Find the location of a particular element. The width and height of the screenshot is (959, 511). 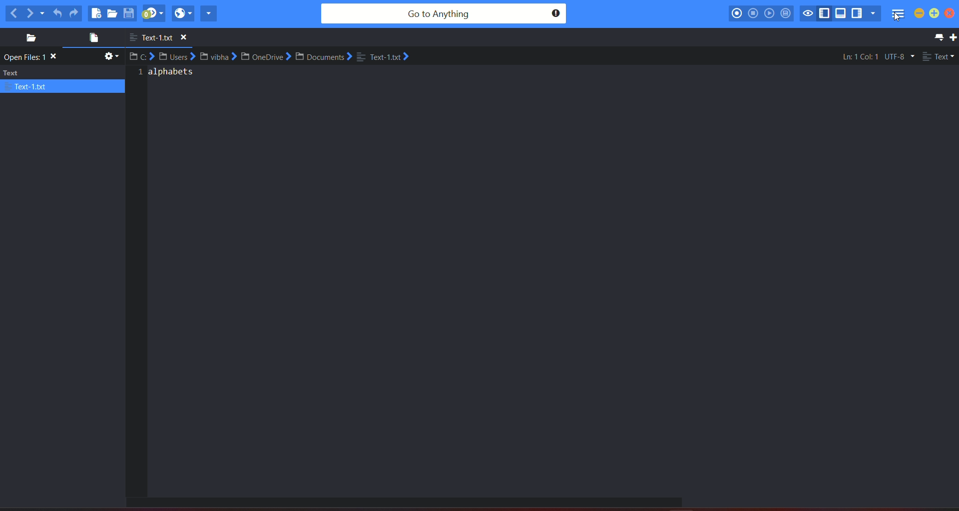

show specific sidebar is located at coordinates (873, 13).